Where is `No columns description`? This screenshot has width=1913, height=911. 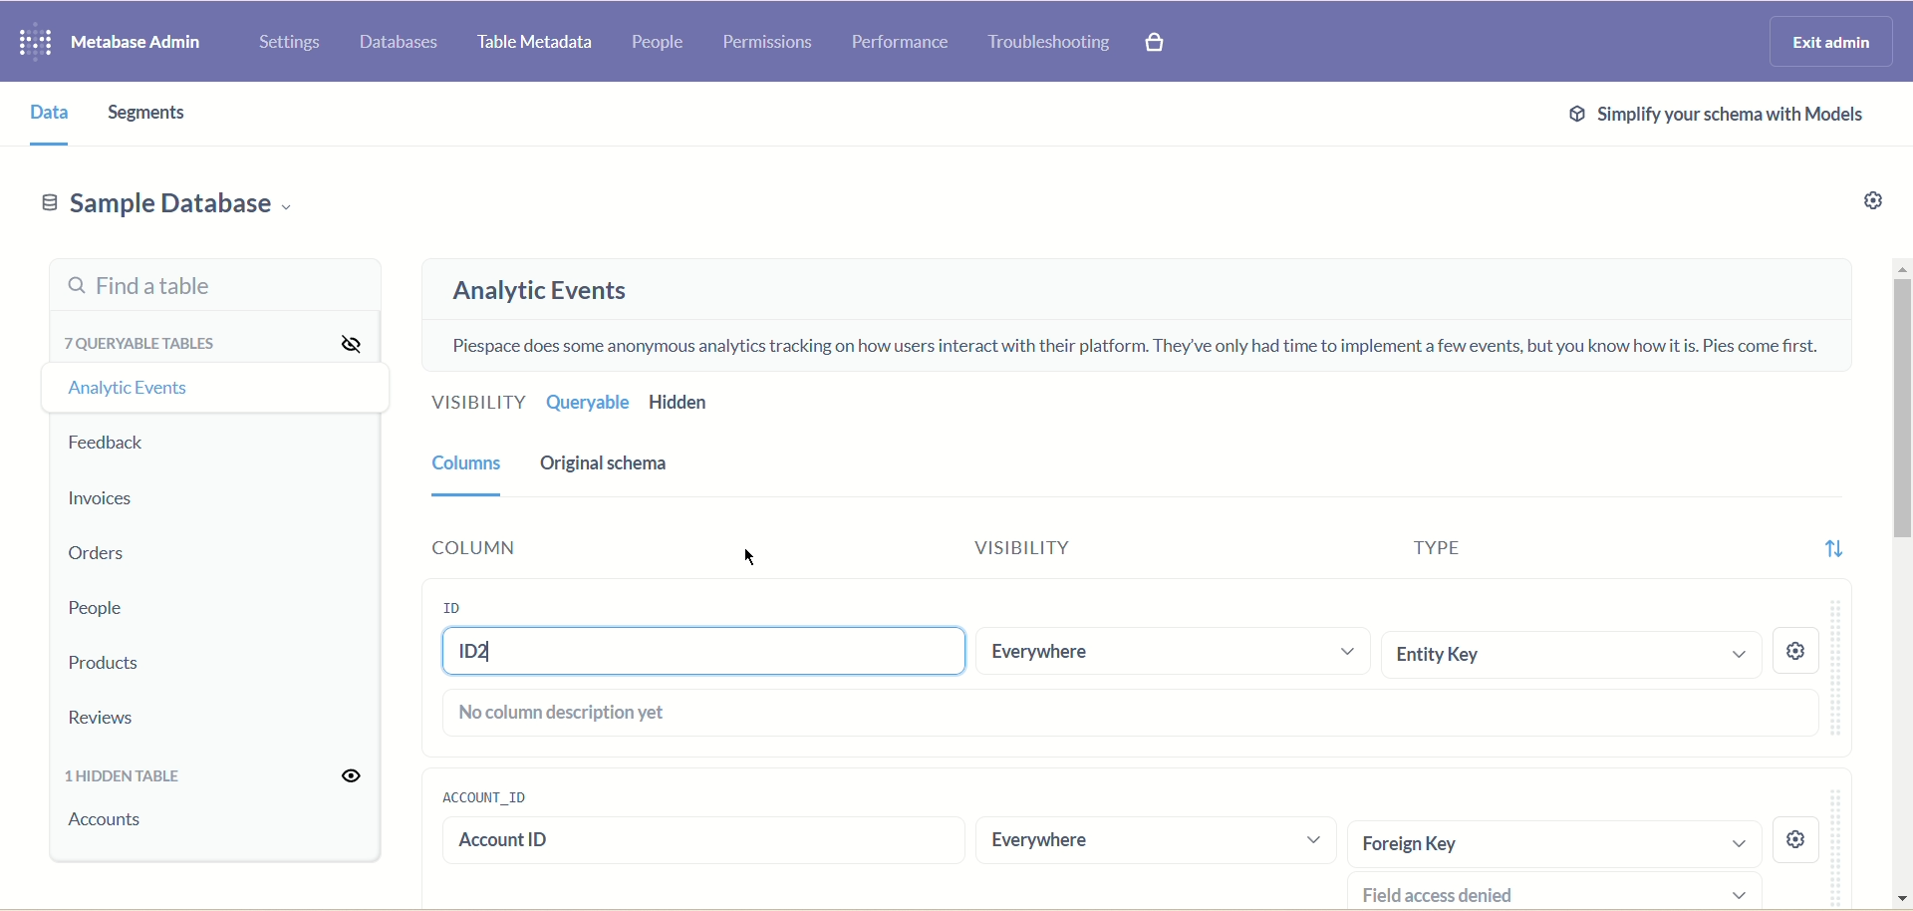
No columns description is located at coordinates (1131, 715).